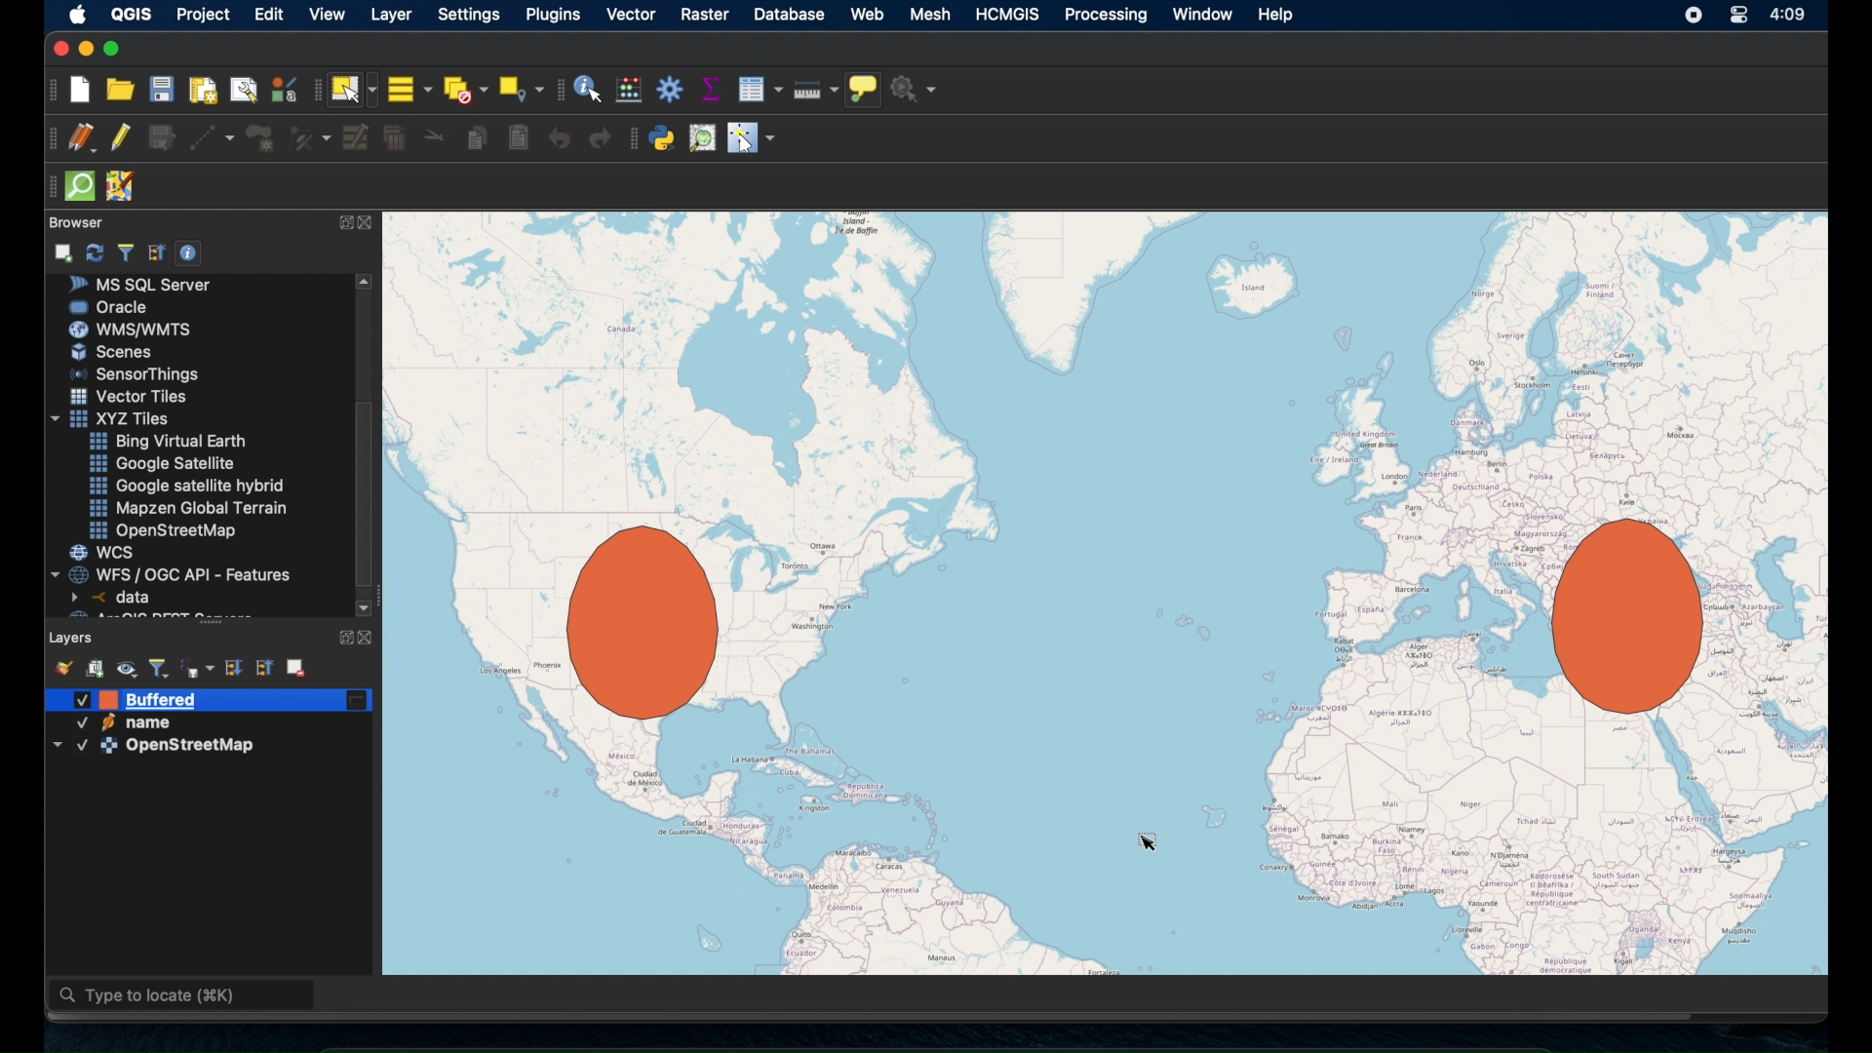 This screenshot has width=1872, height=1053. I want to click on control center, so click(1735, 15).